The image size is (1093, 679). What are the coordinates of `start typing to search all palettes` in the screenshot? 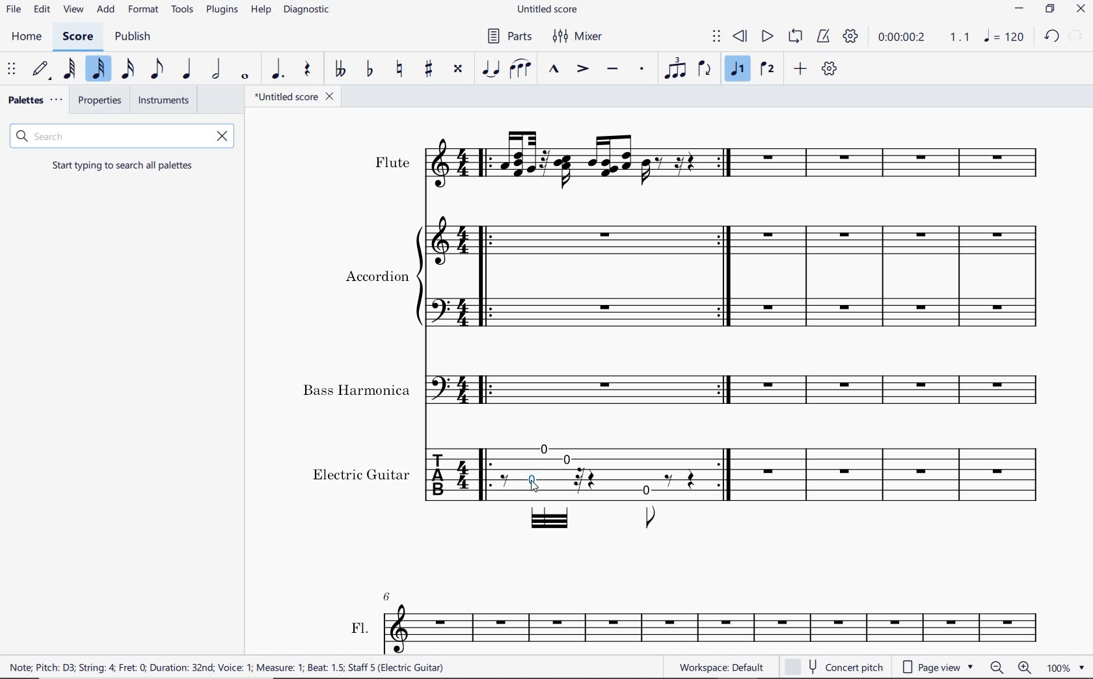 It's located at (128, 166).